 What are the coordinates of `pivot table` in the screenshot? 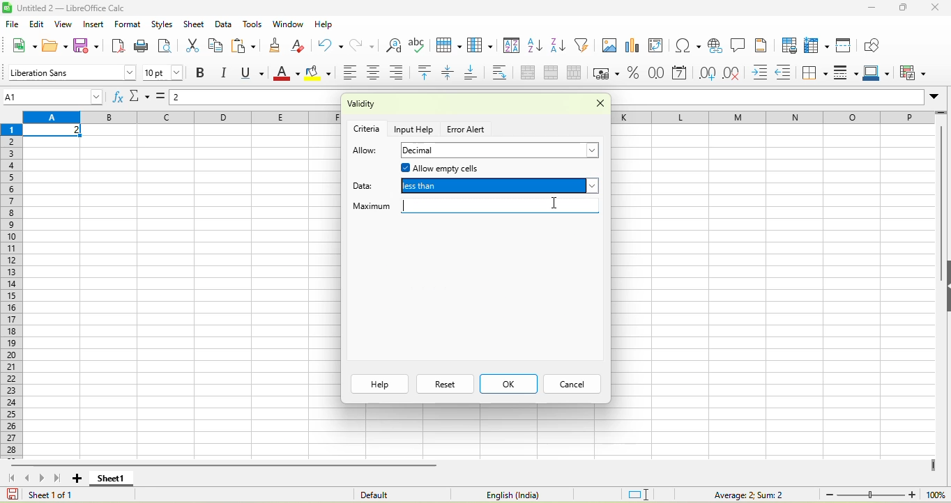 It's located at (660, 47).